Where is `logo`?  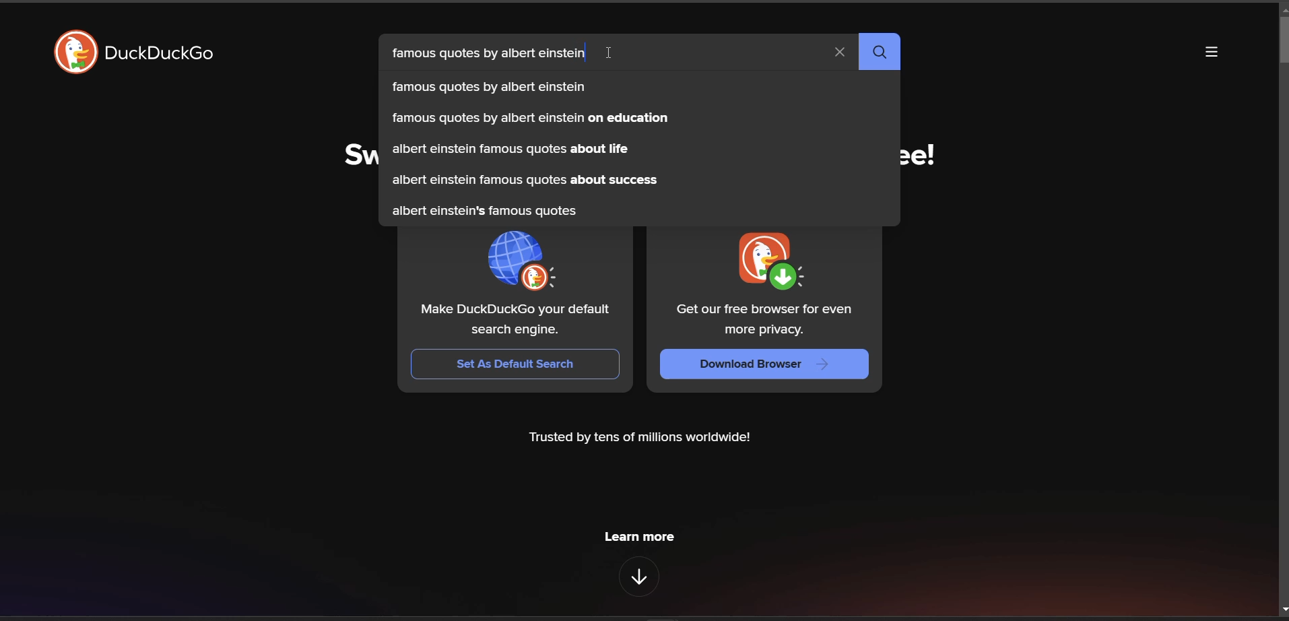
logo is located at coordinates (521, 261).